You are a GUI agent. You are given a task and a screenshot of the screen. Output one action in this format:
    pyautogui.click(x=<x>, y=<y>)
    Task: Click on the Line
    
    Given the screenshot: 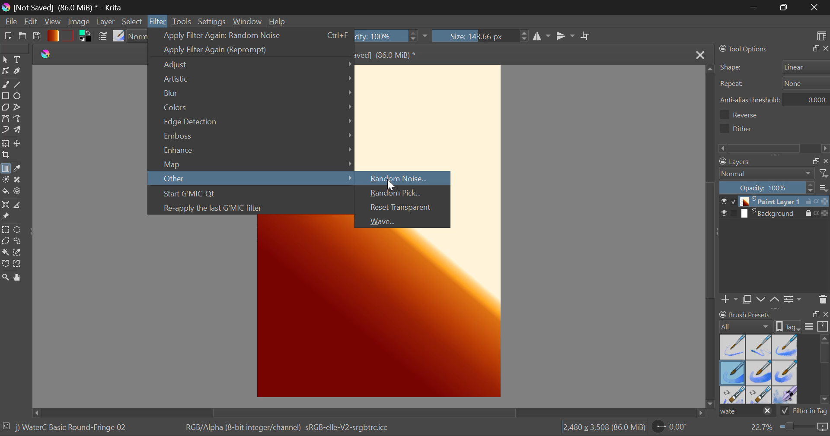 What is the action you would take?
    pyautogui.click(x=20, y=84)
    